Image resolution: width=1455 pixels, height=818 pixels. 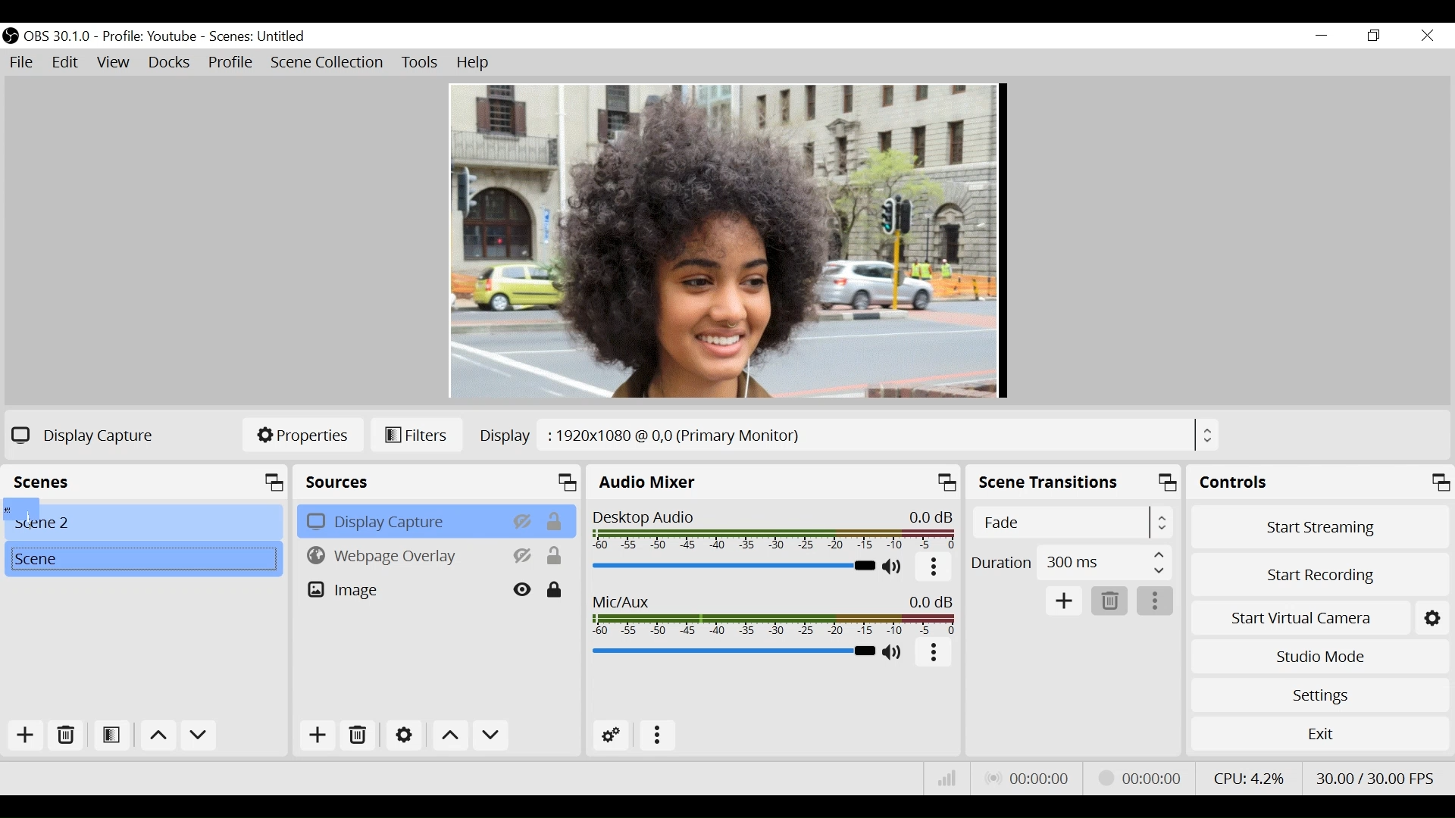 What do you see at coordinates (776, 527) in the screenshot?
I see `Desktop Audio` at bounding box center [776, 527].